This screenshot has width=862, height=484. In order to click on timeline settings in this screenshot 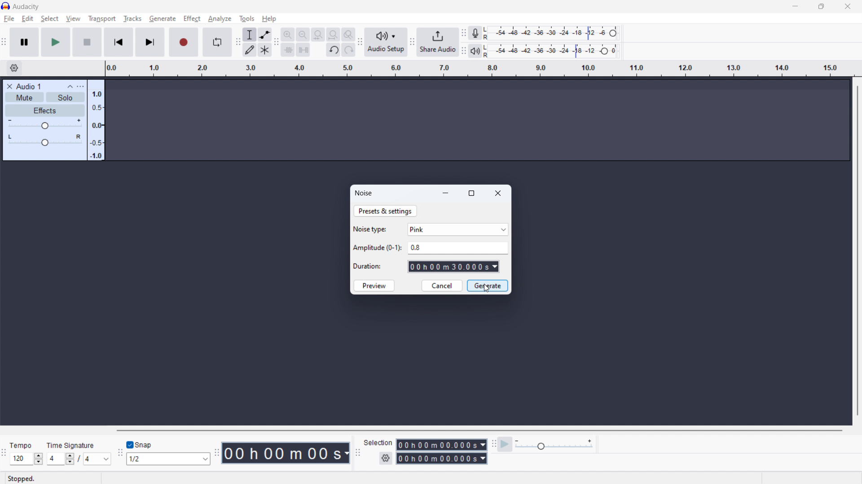, I will do `click(13, 69)`.